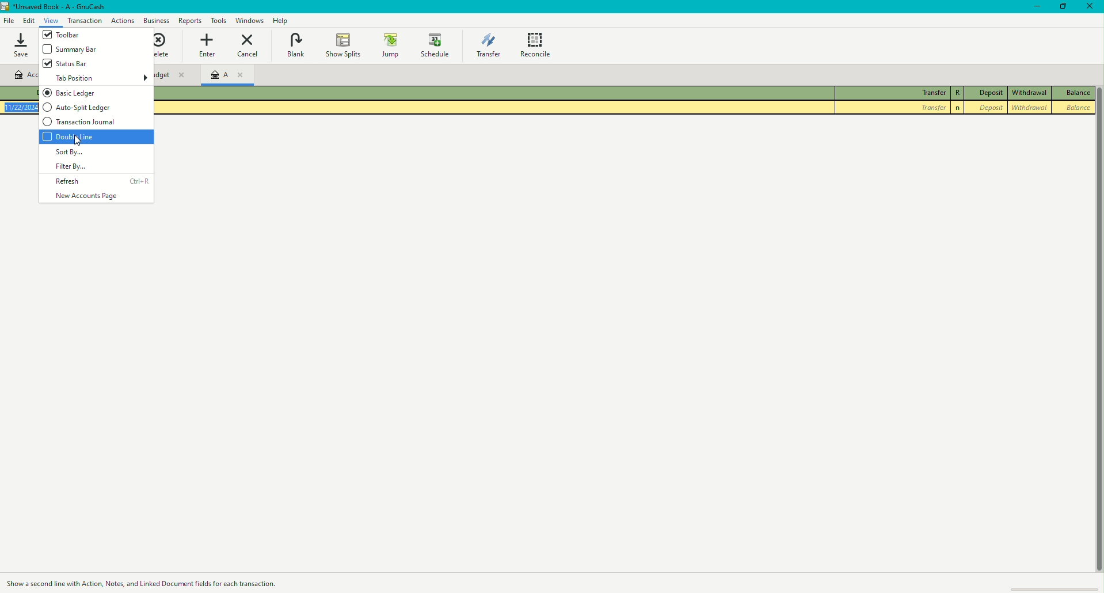 The height and width of the screenshot is (593, 1104). What do you see at coordinates (280, 21) in the screenshot?
I see `Help` at bounding box center [280, 21].